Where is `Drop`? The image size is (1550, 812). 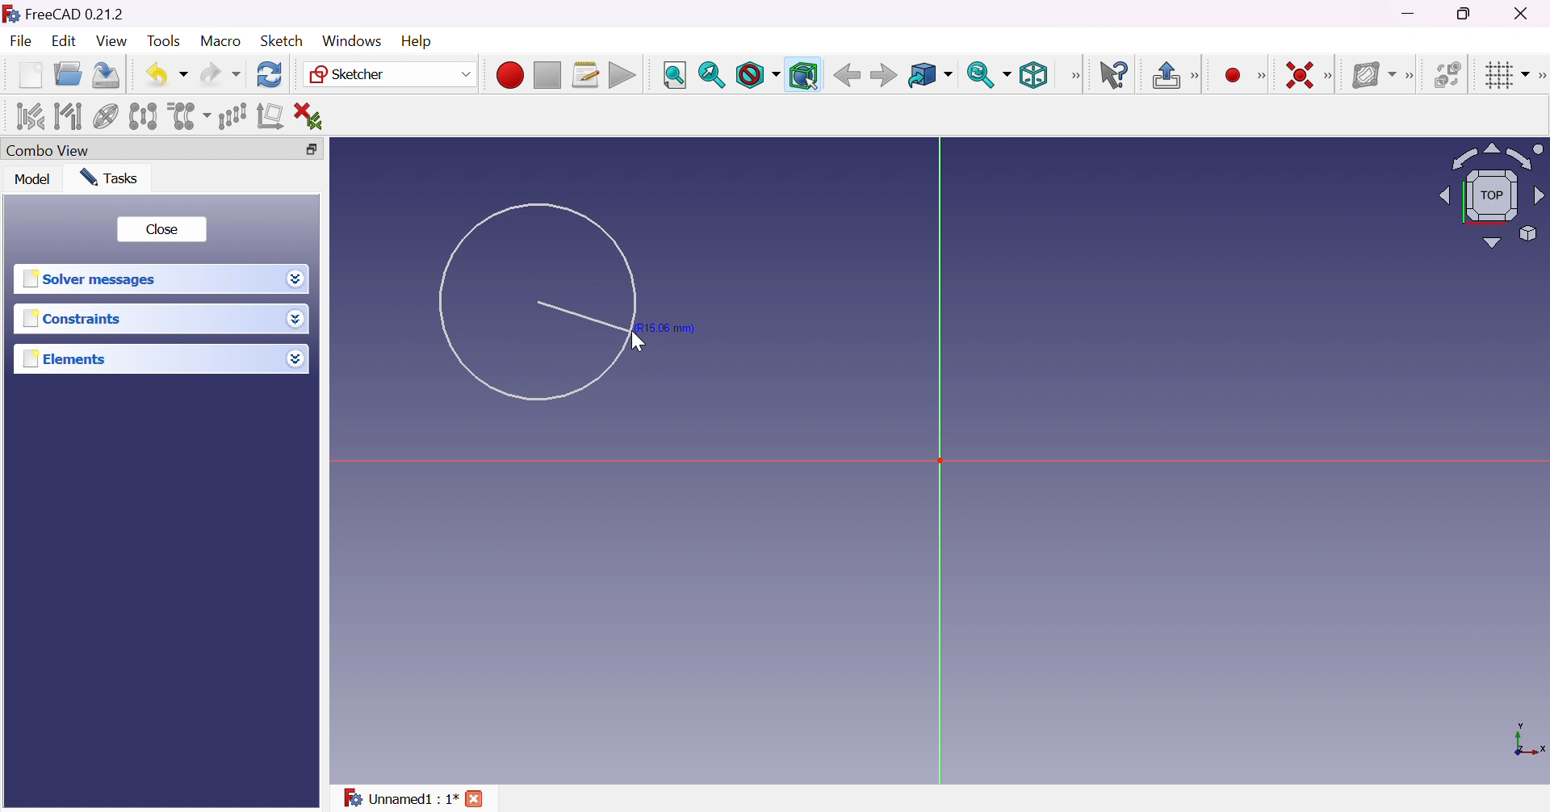 Drop is located at coordinates (298, 320).